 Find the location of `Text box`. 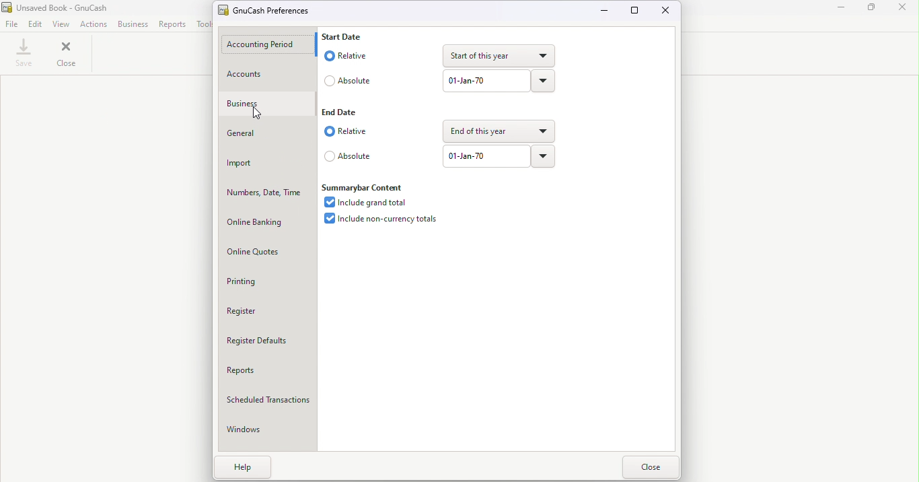

Text box is located at coordinates (488, 156).